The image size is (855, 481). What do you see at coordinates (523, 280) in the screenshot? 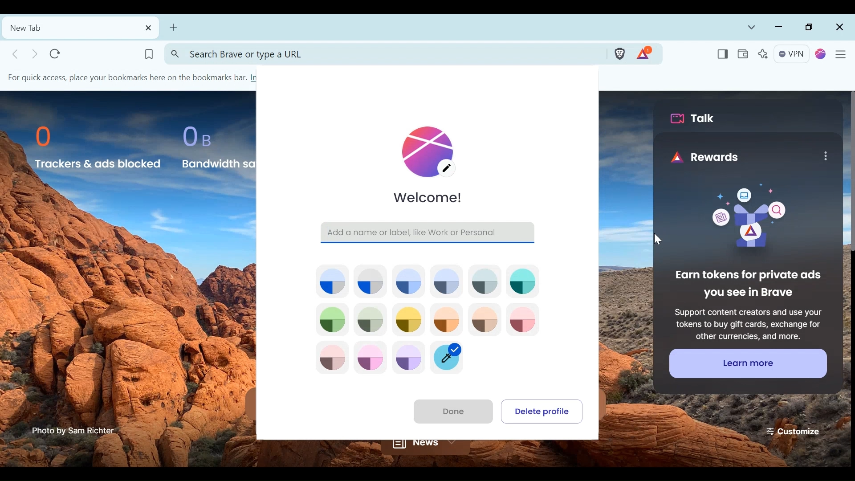
I see `Theme` at bounding box center [523, 280].